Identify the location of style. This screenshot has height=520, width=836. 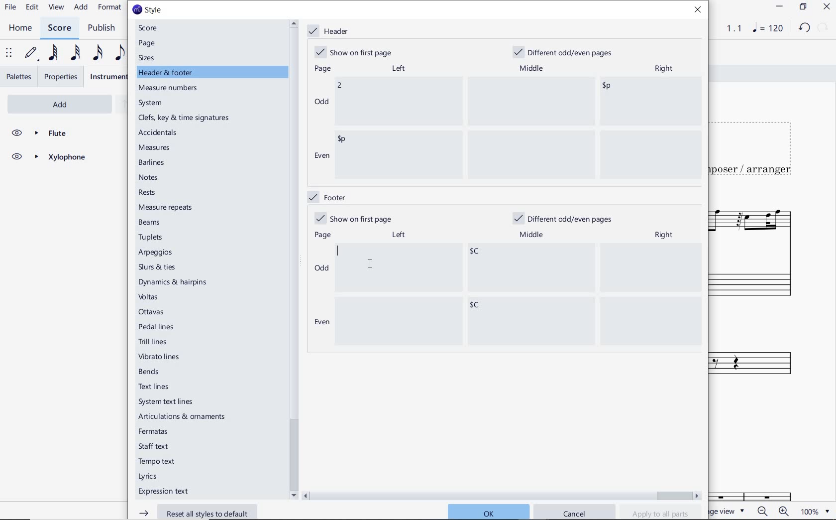
(147, 10).